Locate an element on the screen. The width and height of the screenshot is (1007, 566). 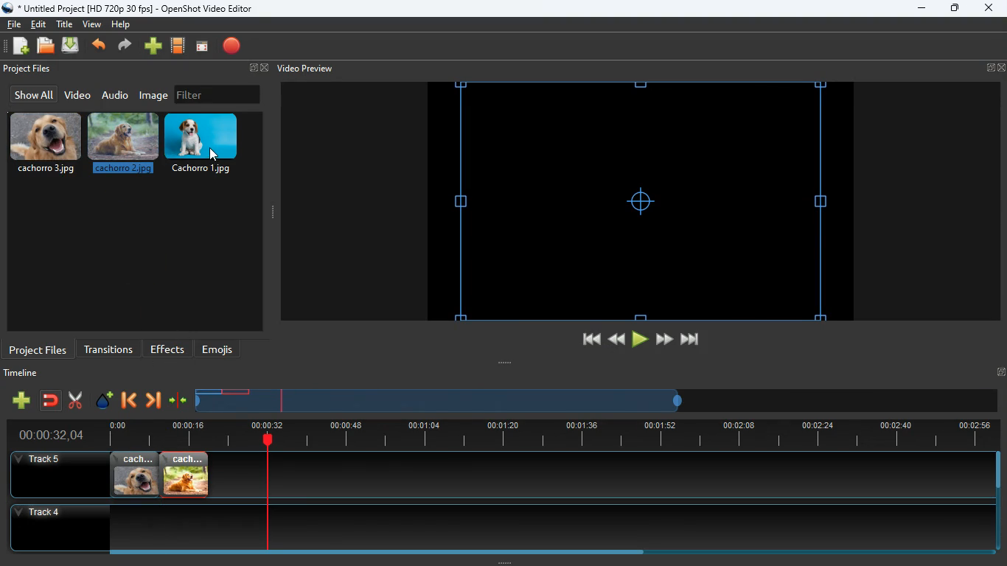
screen is located at coordinates (640, 201).